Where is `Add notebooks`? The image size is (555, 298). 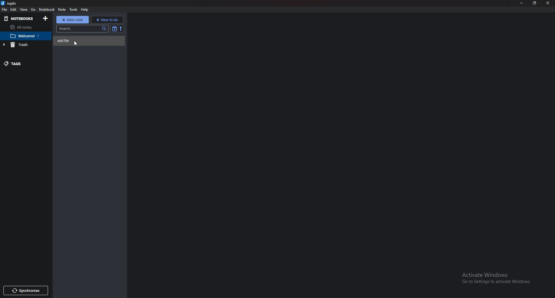 Add notebooks is located at coordinates (47, 18).